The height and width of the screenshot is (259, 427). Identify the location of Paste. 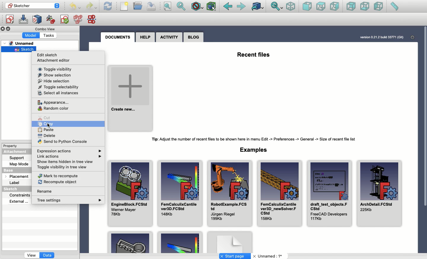
(48, 130).